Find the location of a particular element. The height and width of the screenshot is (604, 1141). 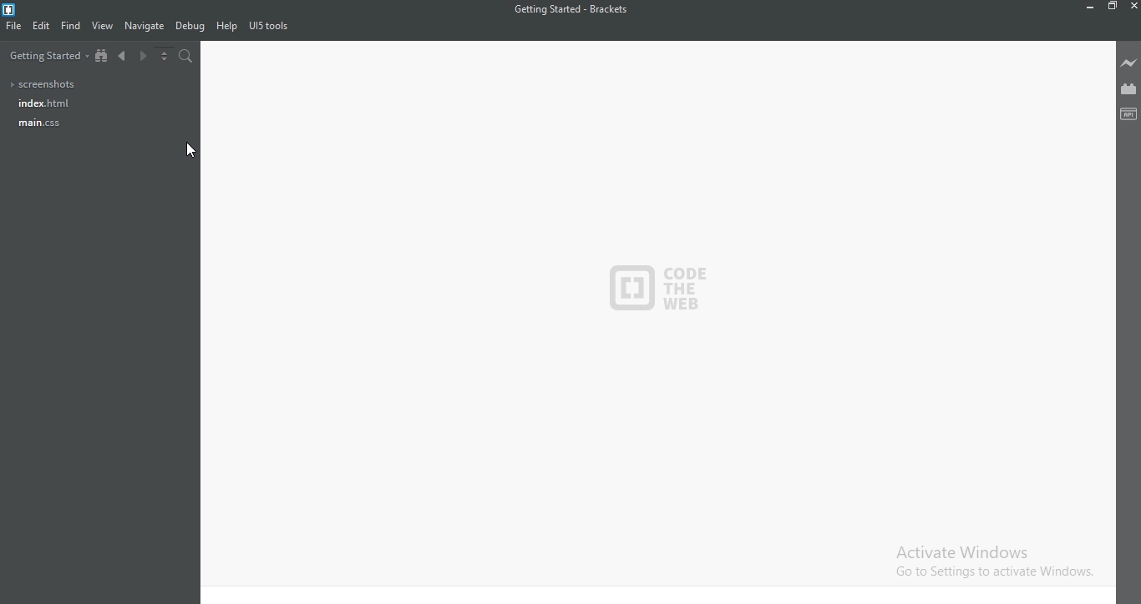

Debug is located at coordinates (190, 27).